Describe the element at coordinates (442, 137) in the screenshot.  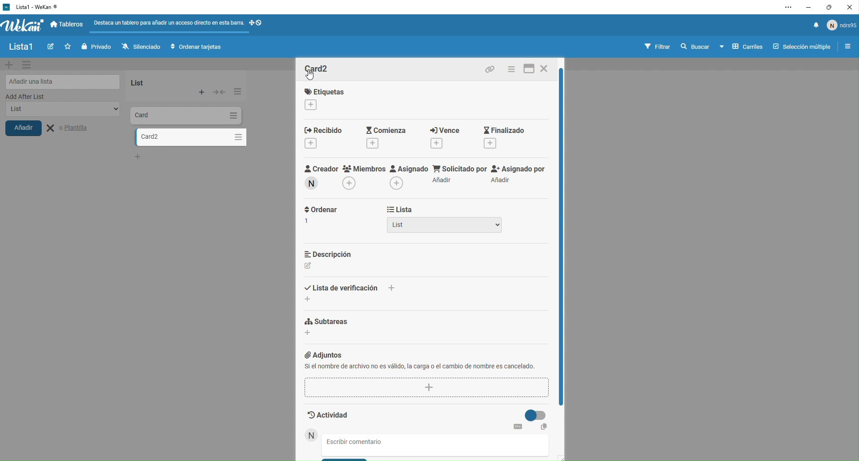
I see `vence` at that location.